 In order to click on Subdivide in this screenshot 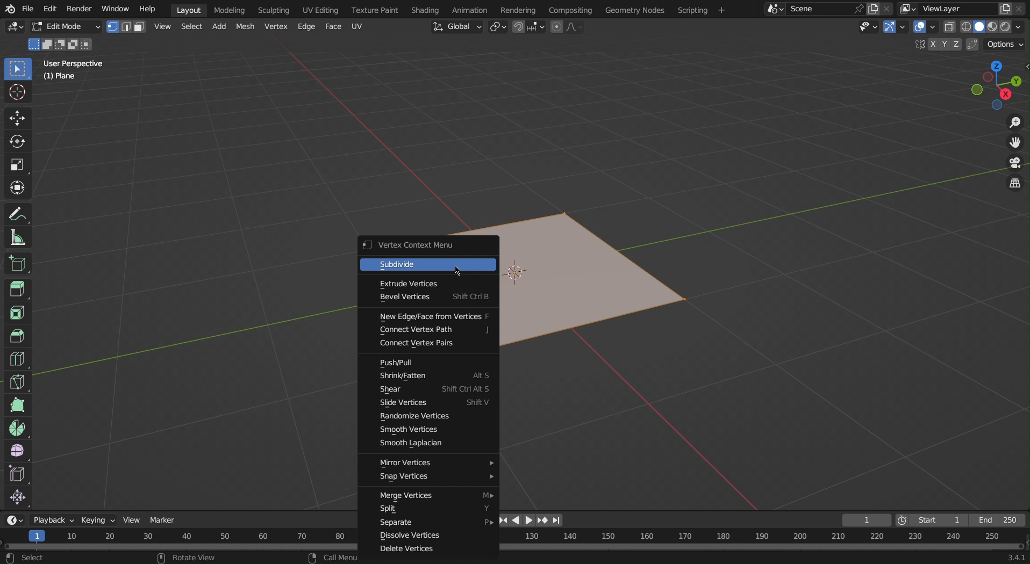, I will do `click(430, 265)`.